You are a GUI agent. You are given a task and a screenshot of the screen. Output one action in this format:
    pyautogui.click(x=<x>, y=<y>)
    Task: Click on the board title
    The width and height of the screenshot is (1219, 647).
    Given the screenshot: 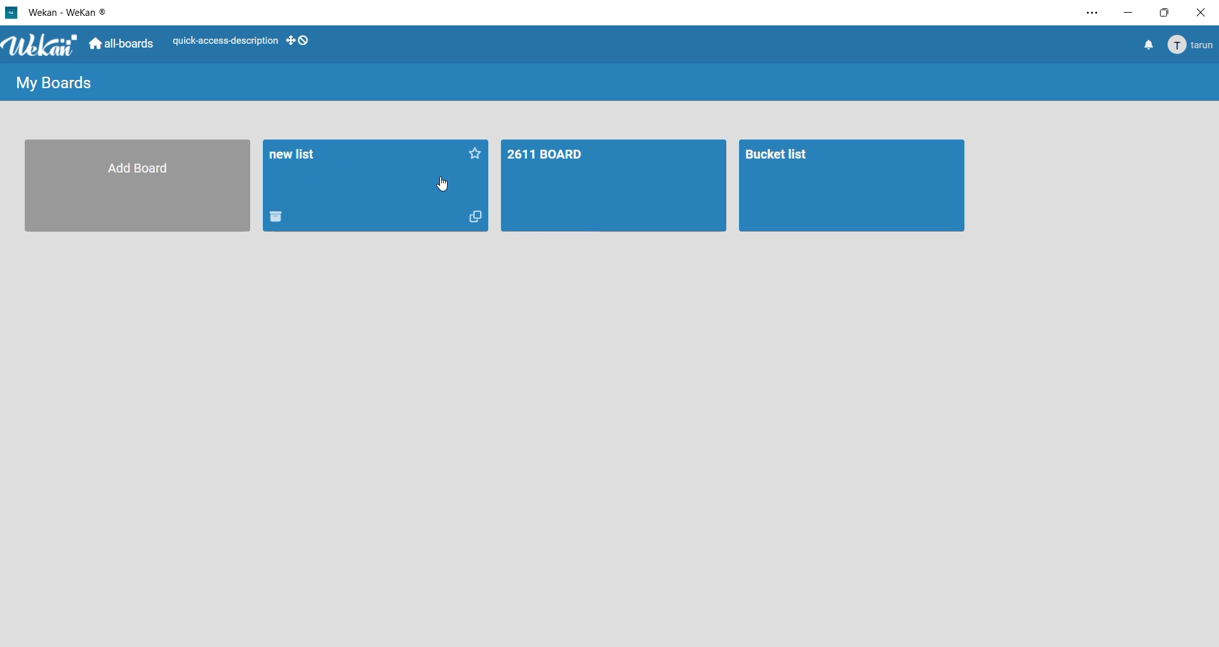 What is the action you would take?
    pyautogui.click(x=297, y=156)
    